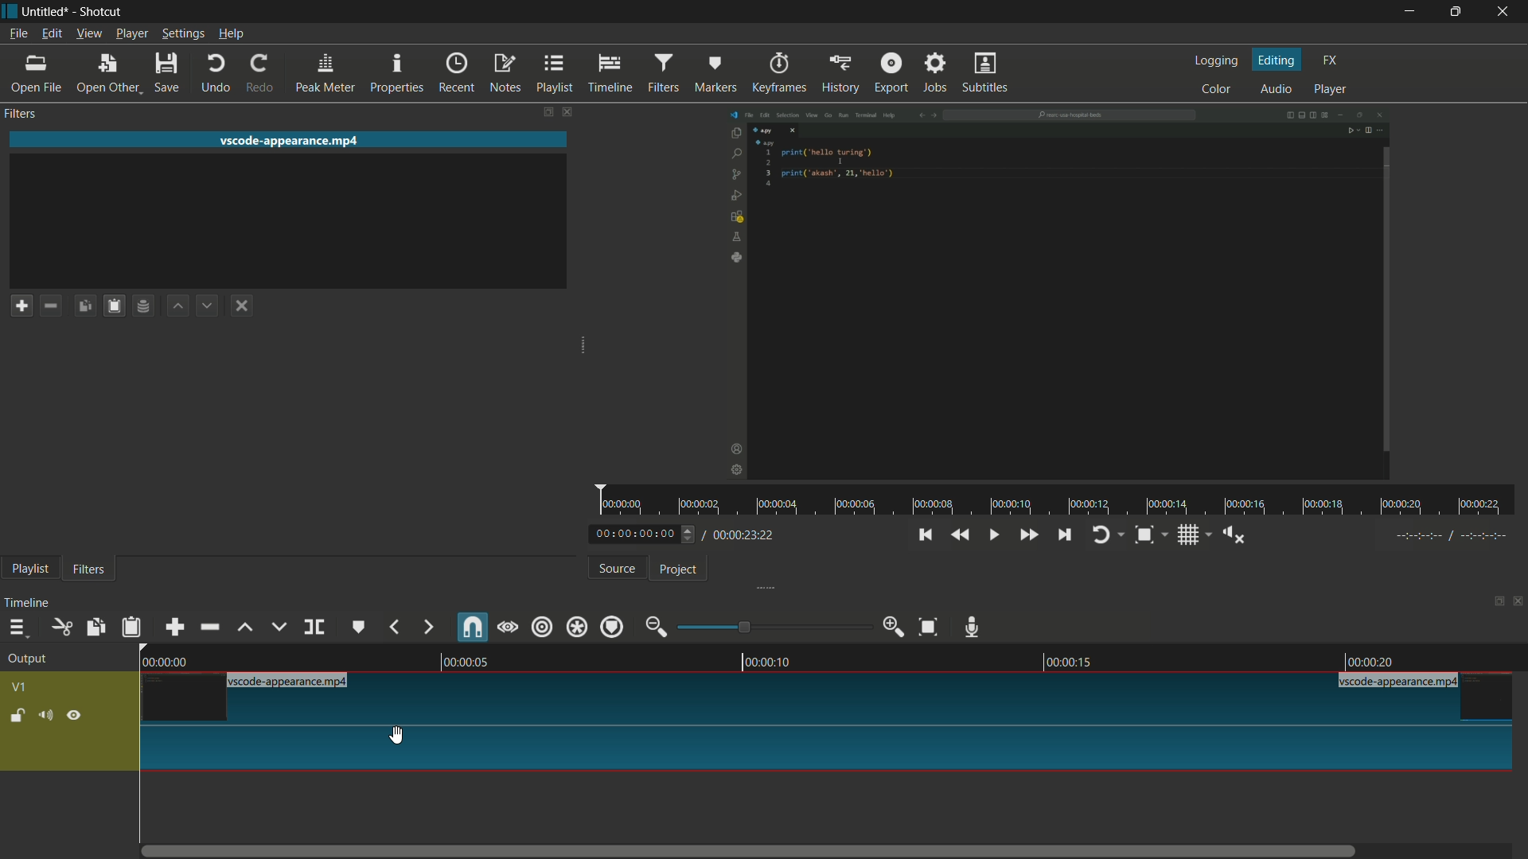 The width and height of the screenshot is (1528, 859). Describe the element at coordinates (50, 33) in the screenshot. I see `edit menu` at that location.